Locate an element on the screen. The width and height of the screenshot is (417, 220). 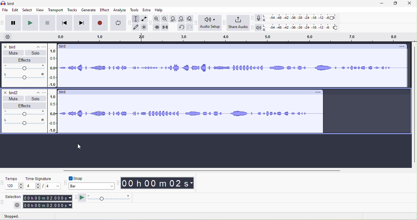
playback meter is located at coordinates (259, 28).